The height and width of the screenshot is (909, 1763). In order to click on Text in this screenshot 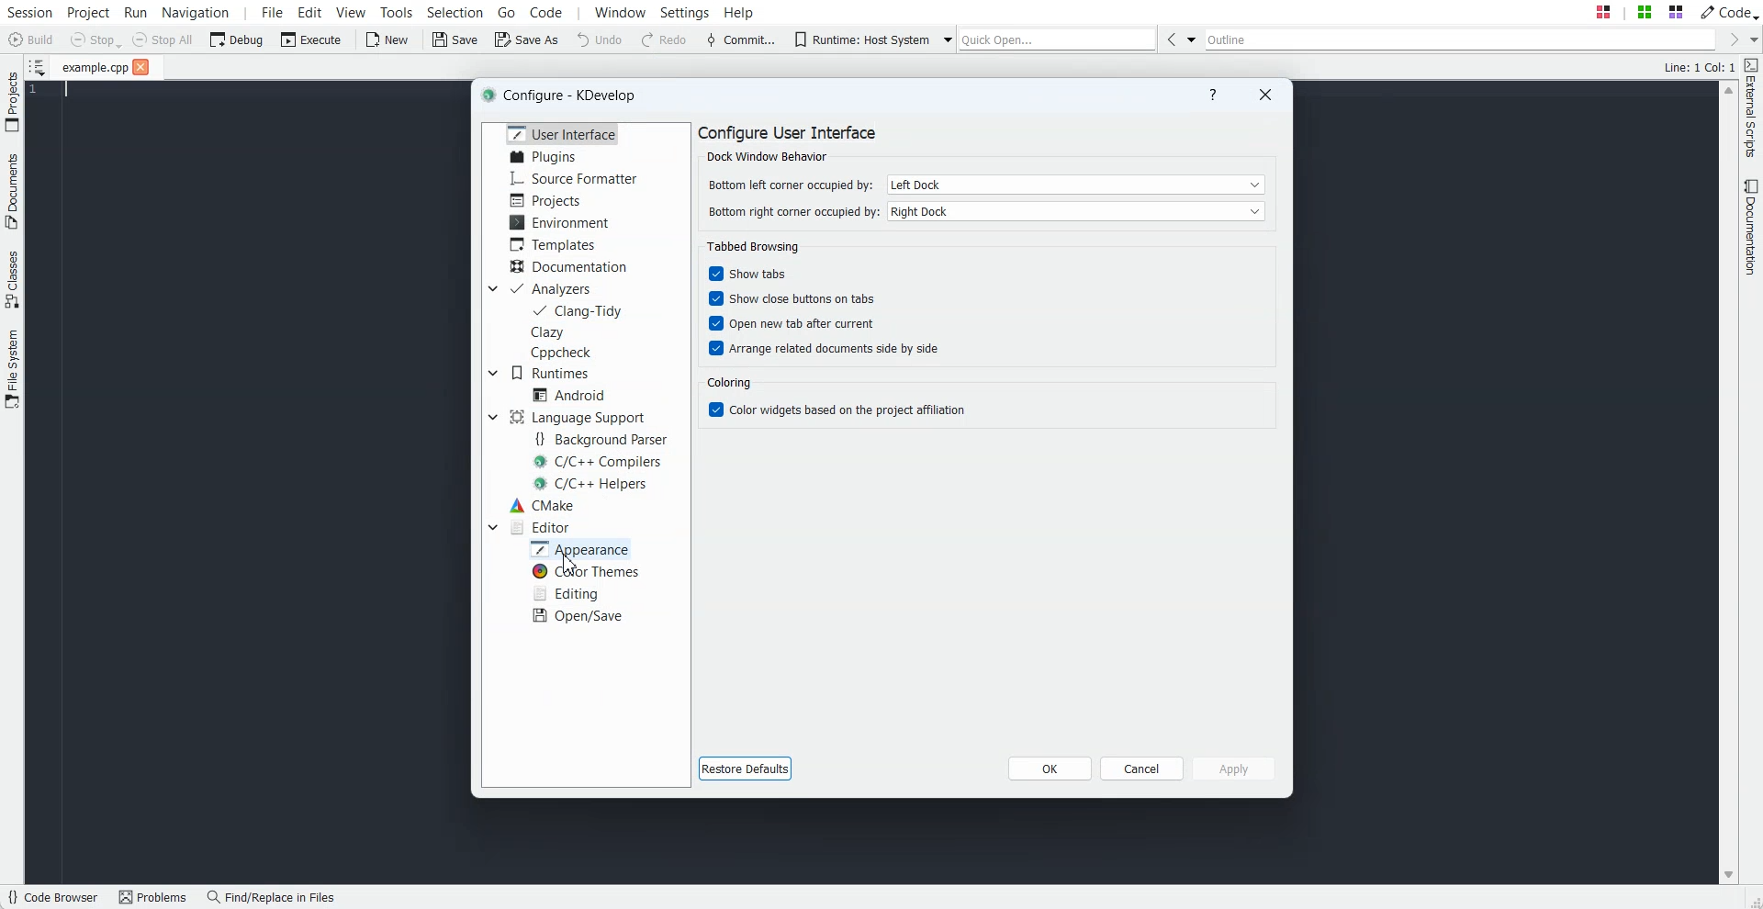, I will do `click(787, 141)`.